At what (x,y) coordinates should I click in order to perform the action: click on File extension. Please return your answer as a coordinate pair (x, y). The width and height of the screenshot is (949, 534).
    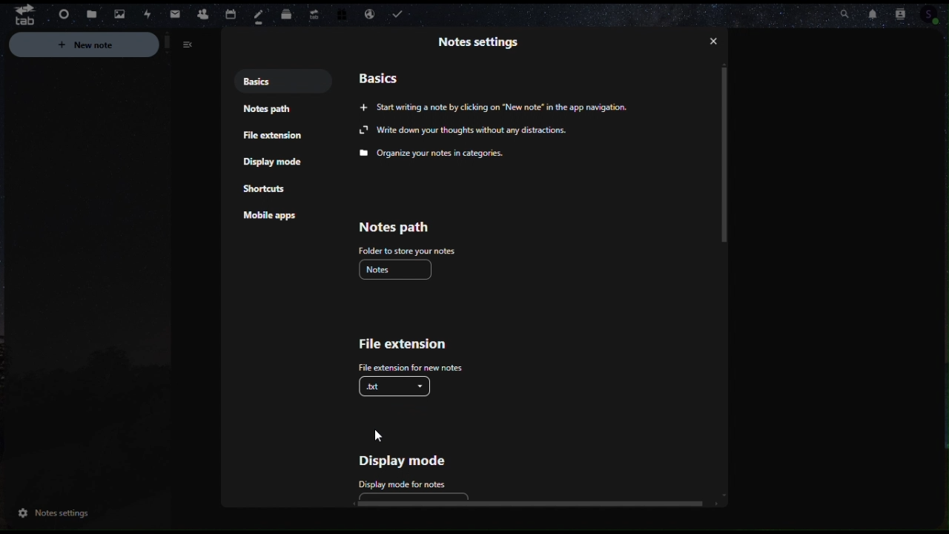
    Looking at the image, I should click on (406, 346).